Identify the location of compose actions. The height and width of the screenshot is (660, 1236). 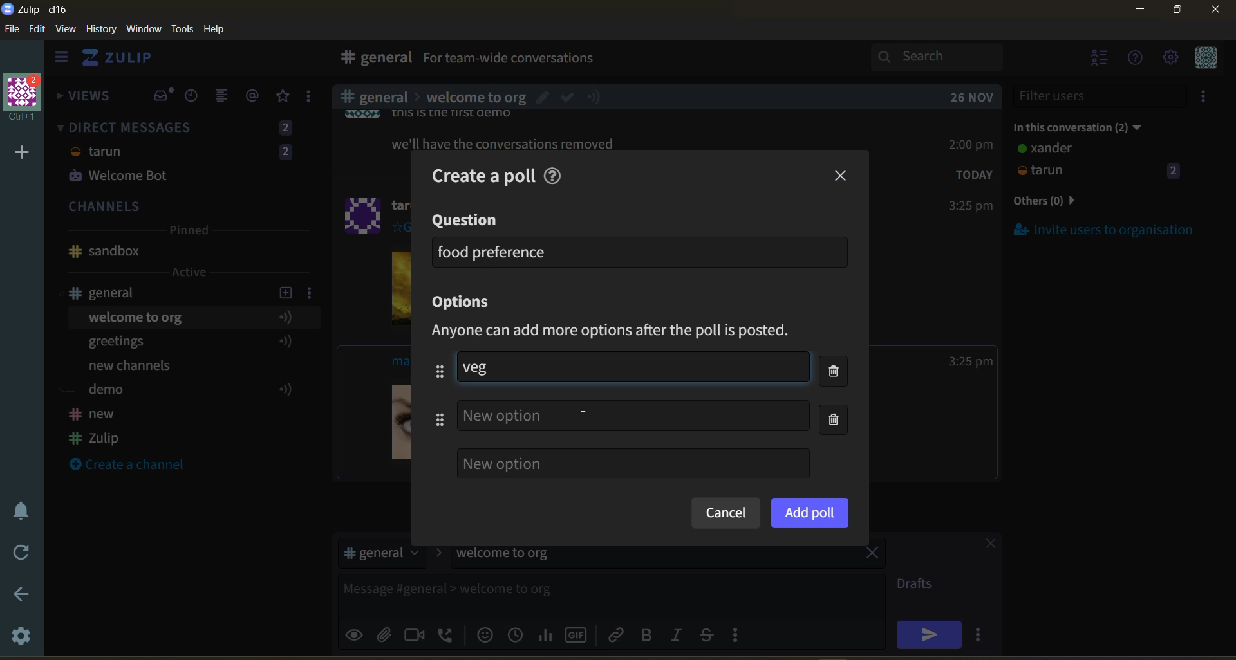
(740, 634).